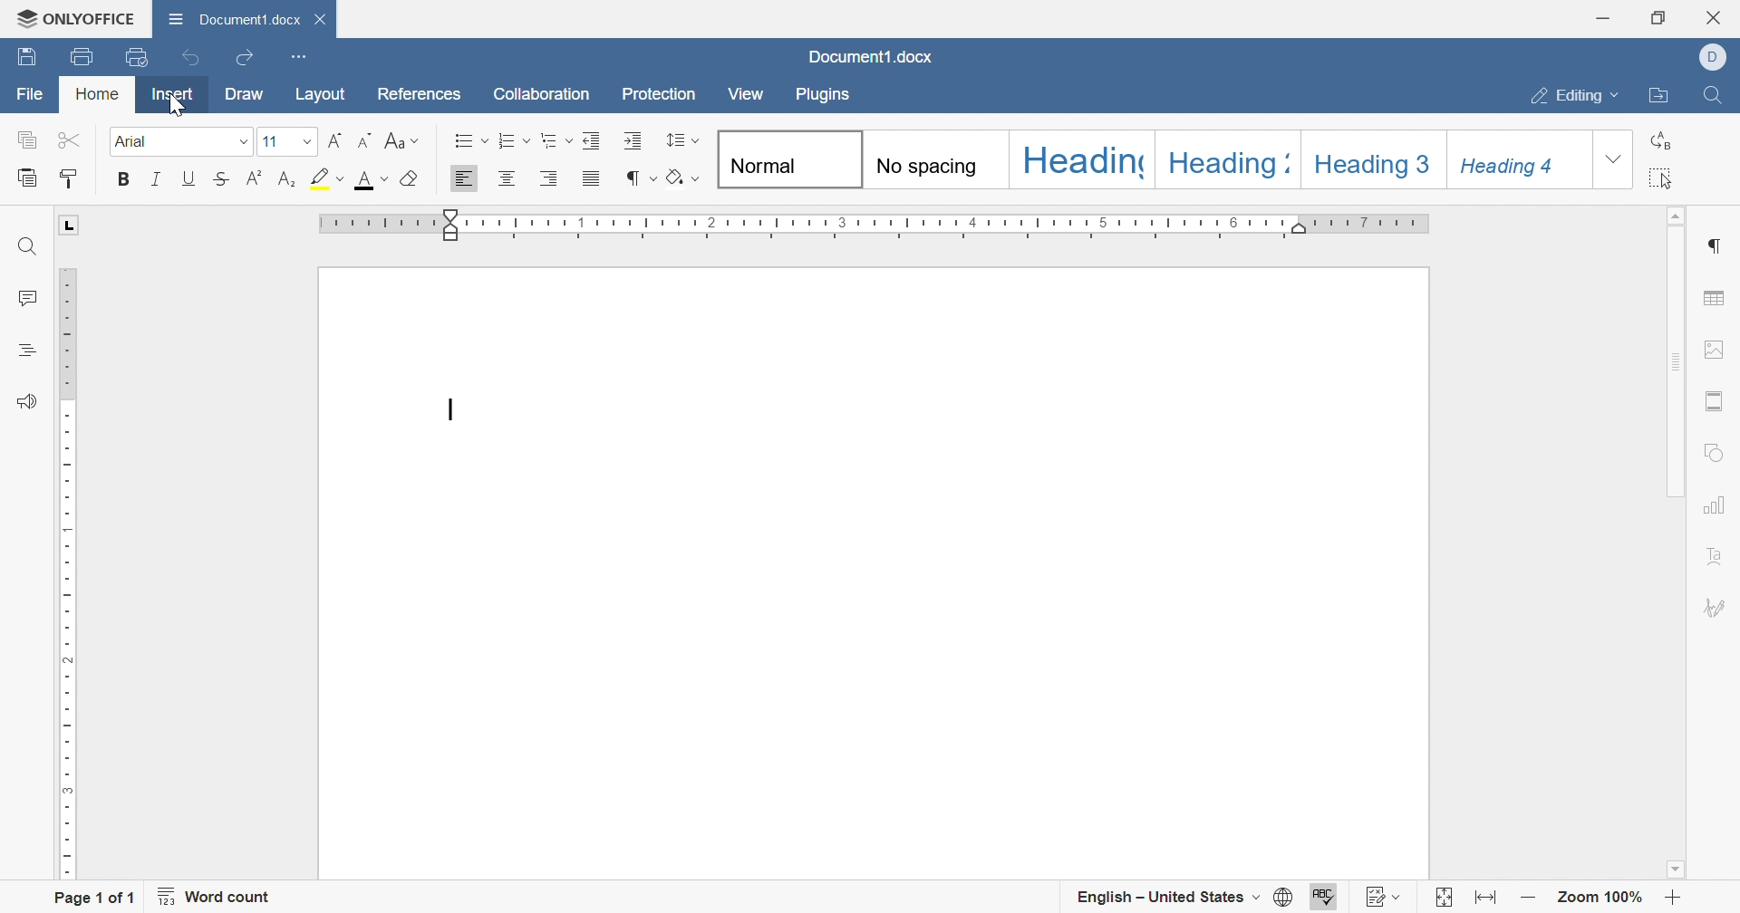  I want to click on Layout, so click(318, 95).